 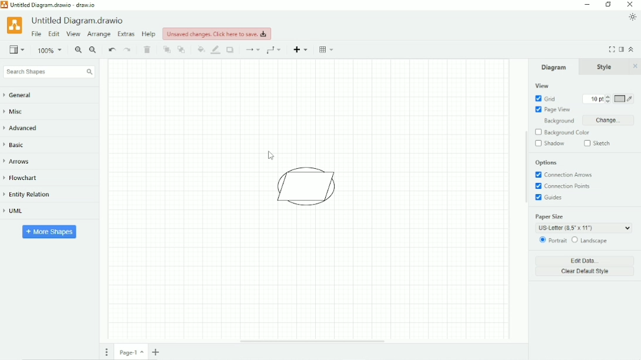 I want to click on To front, so click(x=167, y=50).